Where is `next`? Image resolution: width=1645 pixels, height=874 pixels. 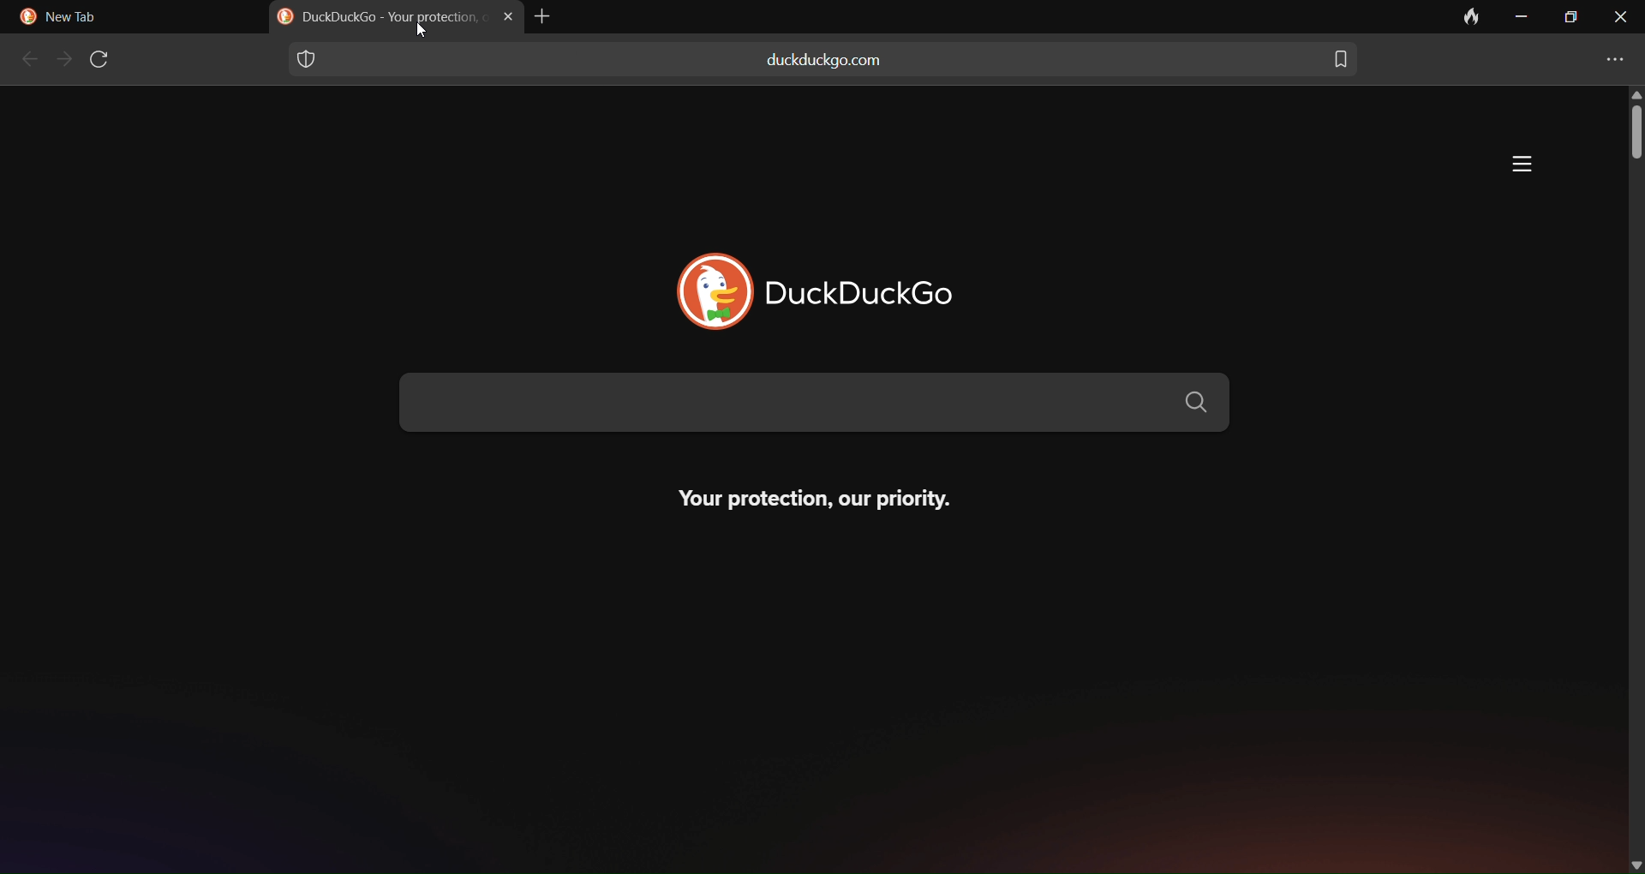
next is located at coordinates (63, 60).